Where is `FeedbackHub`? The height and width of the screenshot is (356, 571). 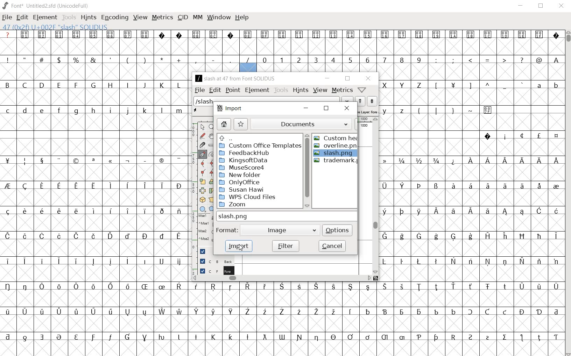 FeedbackHub is located at coordinates (246, 153).